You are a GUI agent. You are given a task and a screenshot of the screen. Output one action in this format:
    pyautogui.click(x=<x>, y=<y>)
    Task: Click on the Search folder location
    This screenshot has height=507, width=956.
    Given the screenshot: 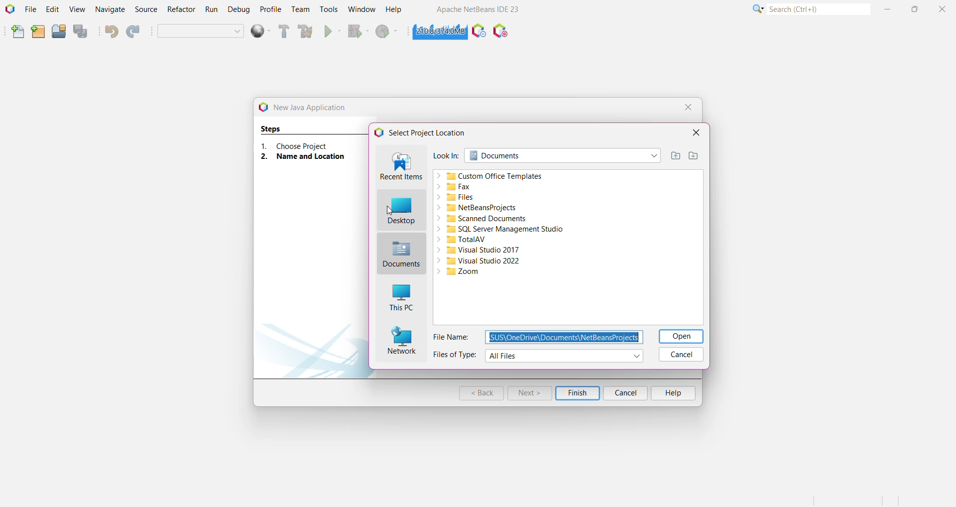 What is the action you would take?
    pyautogui.click(x=563, y=155)
    